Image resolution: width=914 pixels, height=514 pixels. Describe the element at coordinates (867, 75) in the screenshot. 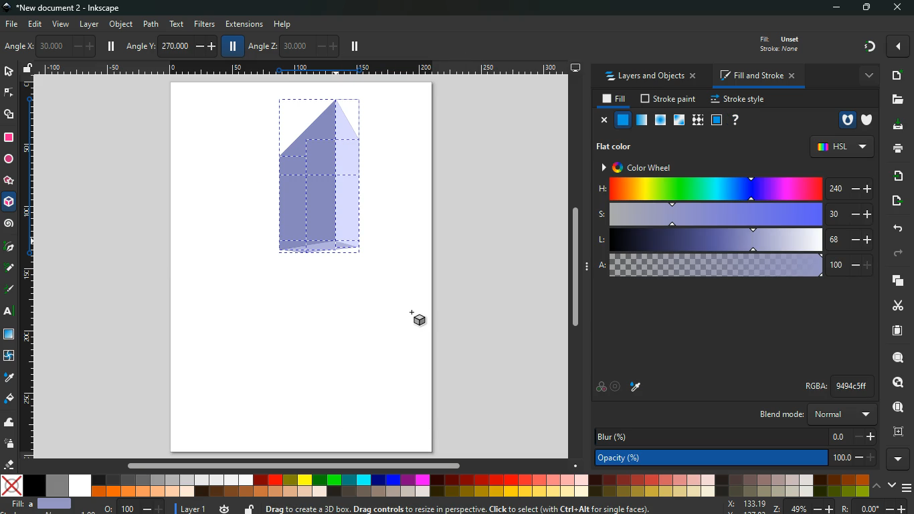

I see `more` at that location.